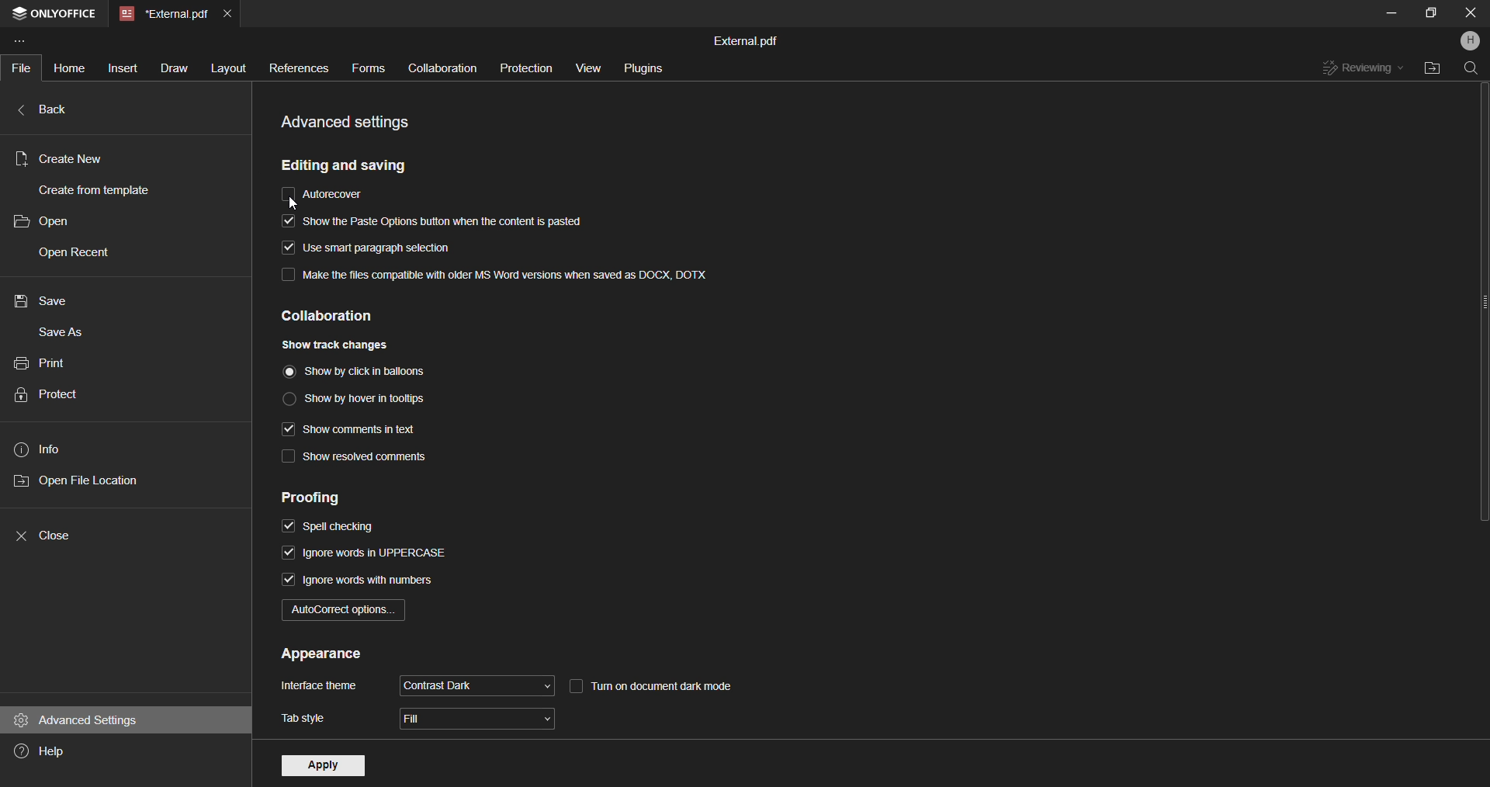  I want to click on advance settings, so click(78, 719).